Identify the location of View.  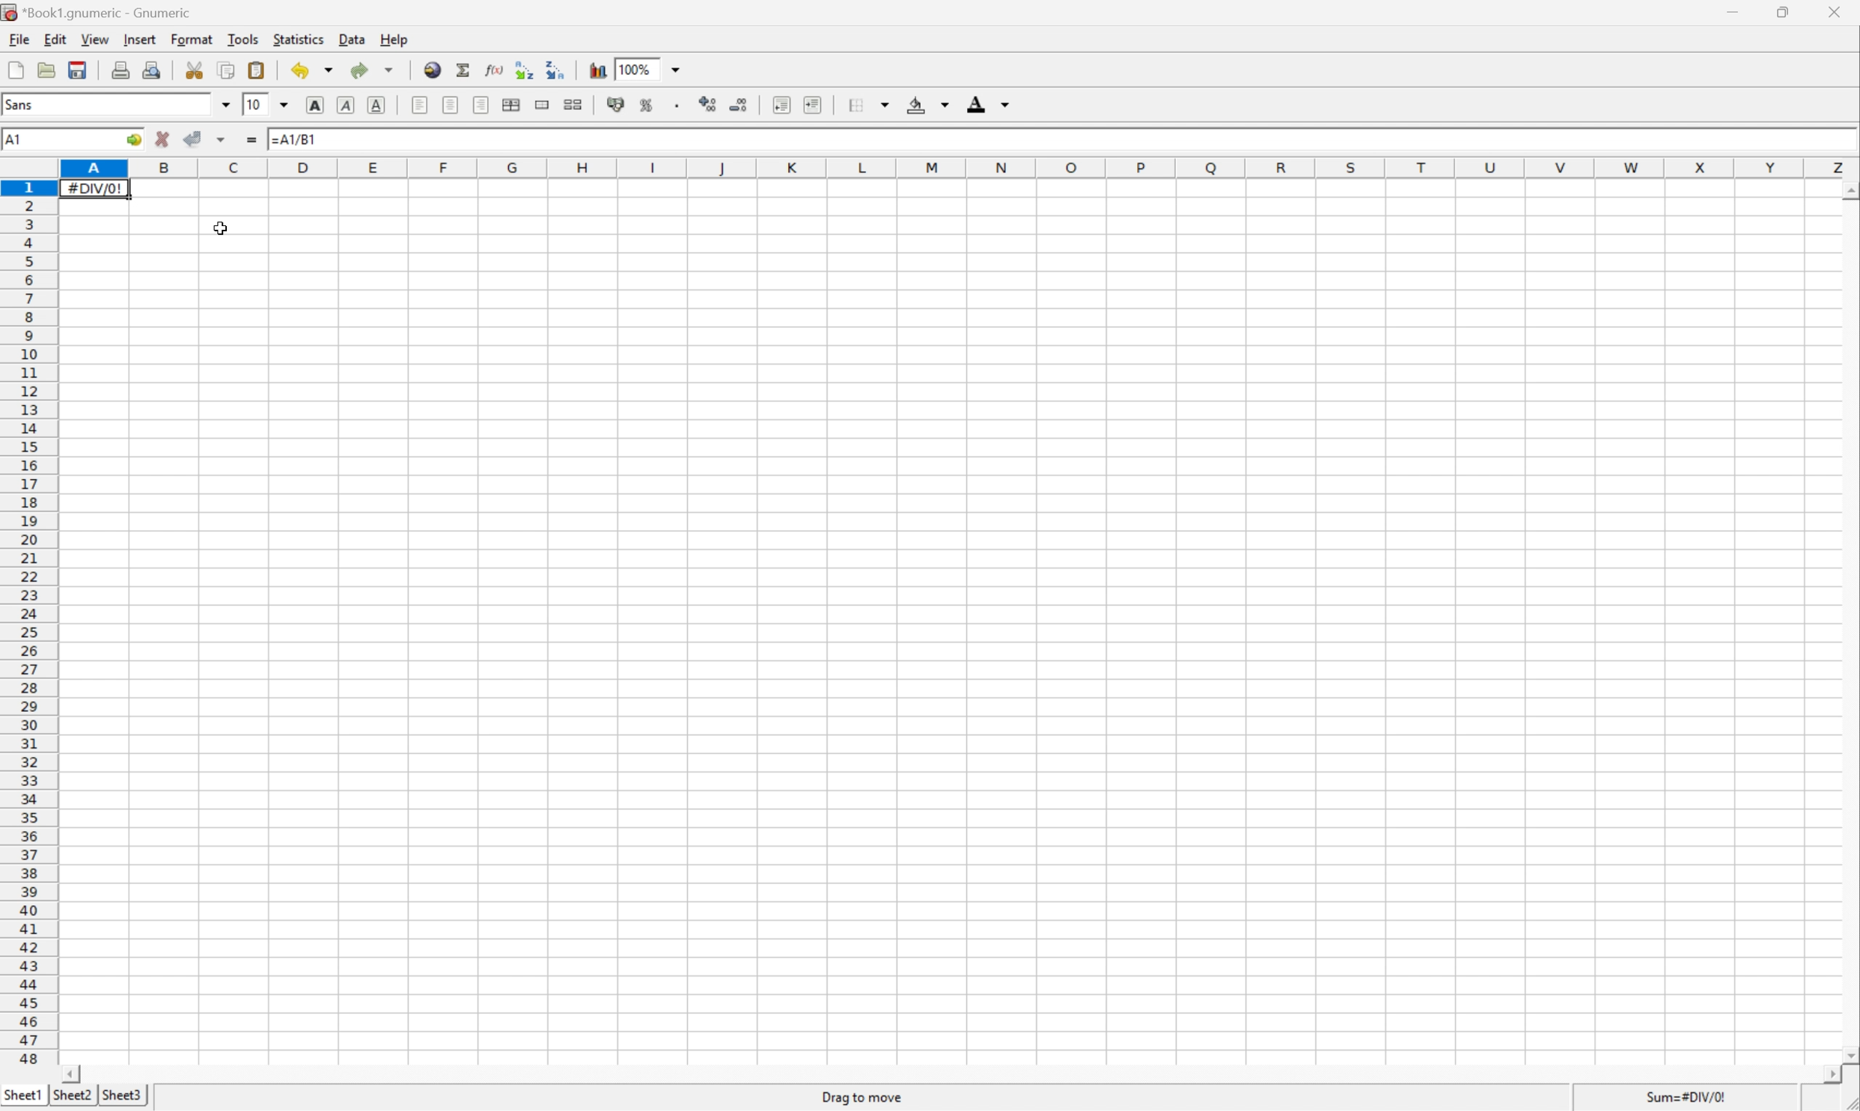
(96, 39).